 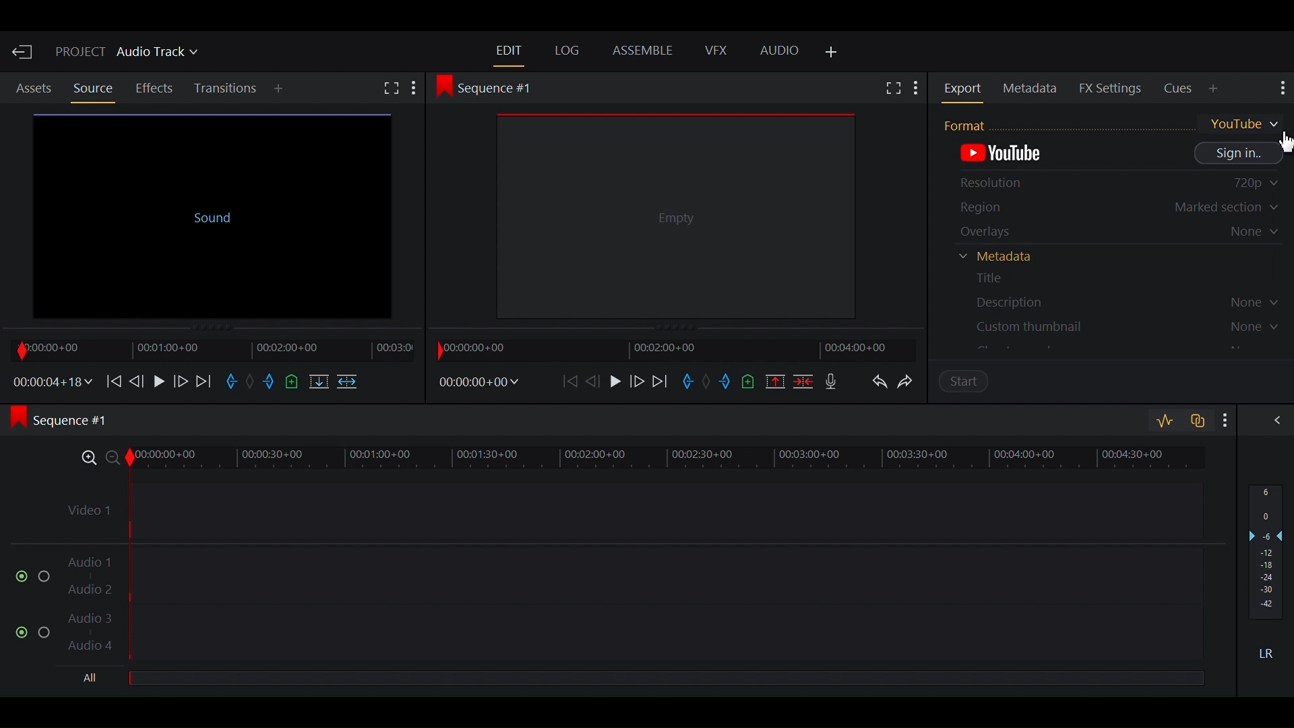 I want to click on Sound, so click(x=210, y=213).